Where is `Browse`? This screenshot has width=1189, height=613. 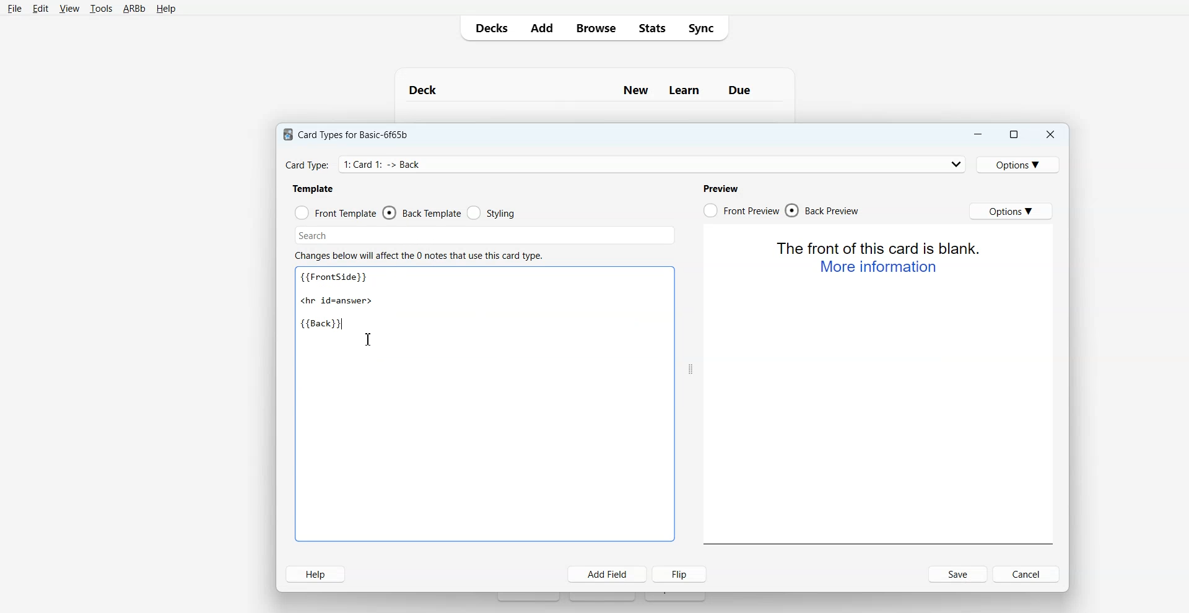
Browse is located at coordinates (594, 28).